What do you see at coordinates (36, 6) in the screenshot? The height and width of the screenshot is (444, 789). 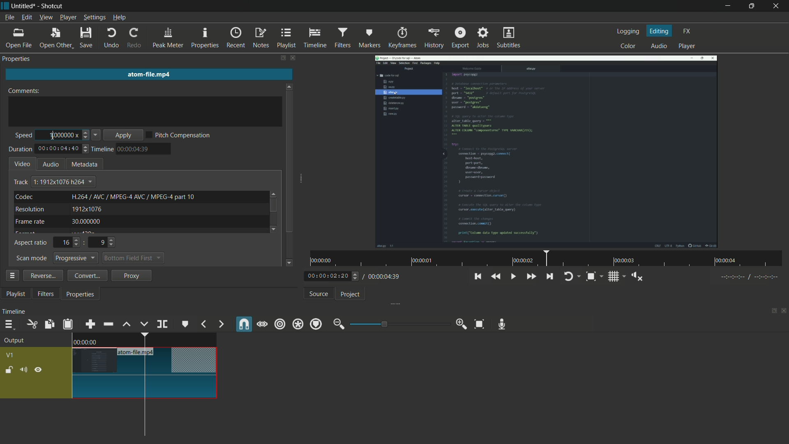 I see `~ Untitled* - Shotcut` at bounding box center [36, 6].